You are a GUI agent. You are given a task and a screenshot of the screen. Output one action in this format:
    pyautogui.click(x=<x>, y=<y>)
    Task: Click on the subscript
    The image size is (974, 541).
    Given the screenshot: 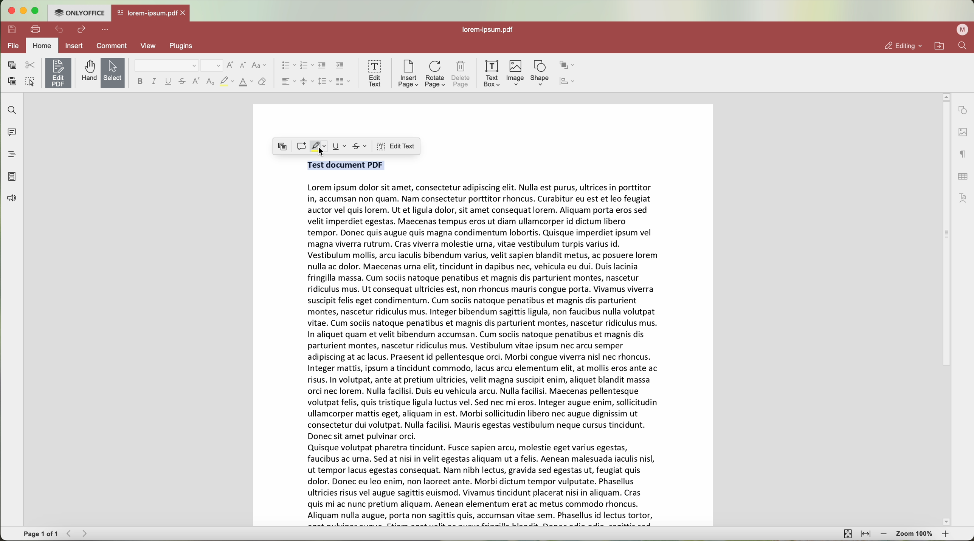 What is the action you would take?
    pyautogui.click(x=210, y=82)
    